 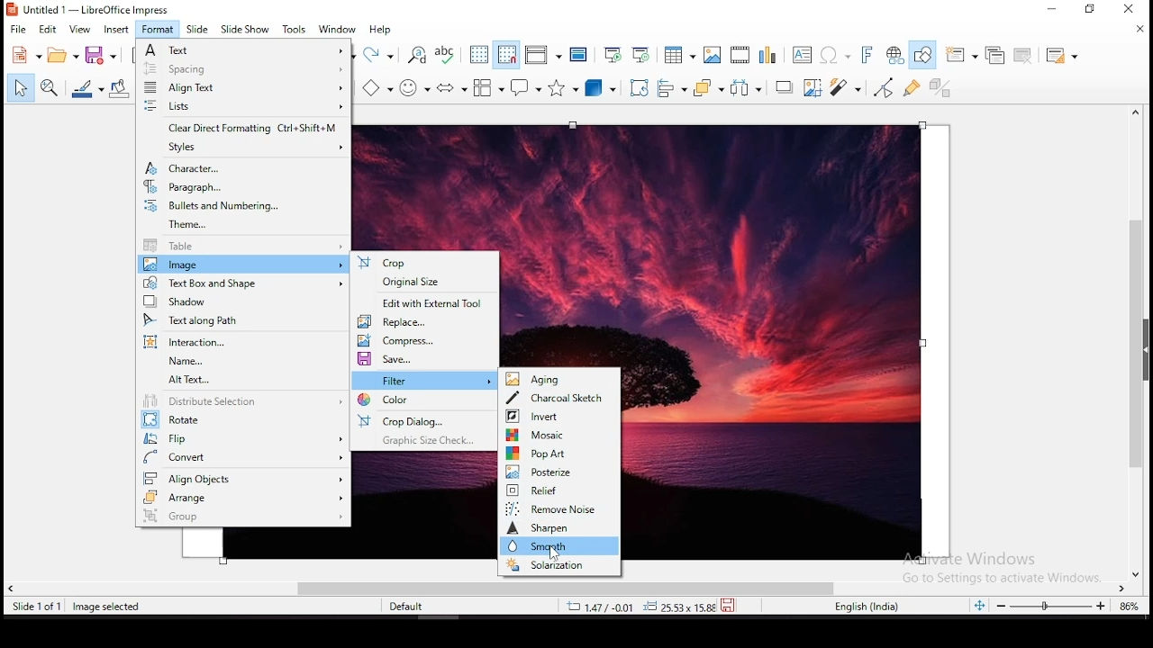 What do you see at coordinates (426, 322) in the screenshot?
I see `replace` at bounding box center [426, 322].